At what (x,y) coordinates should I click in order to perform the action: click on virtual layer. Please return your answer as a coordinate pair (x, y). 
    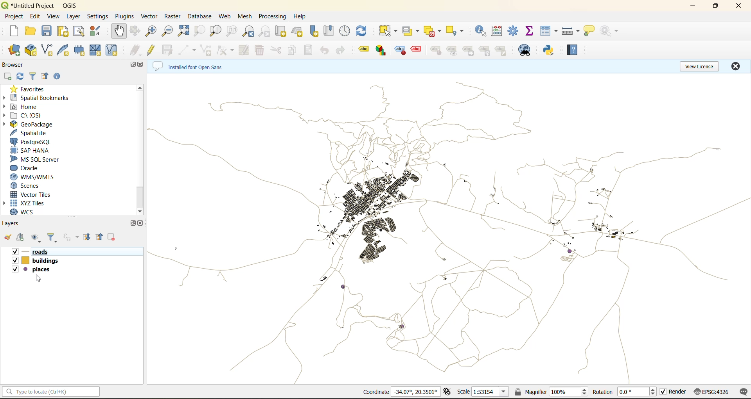
    Looking at the image, I should click on (115, 50).